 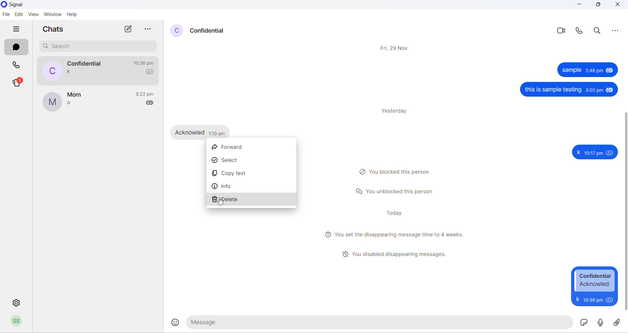 What do you see at coordinates (619, 321) in the screenshot?
I see `share attachments` at bounding box center [619, 321].